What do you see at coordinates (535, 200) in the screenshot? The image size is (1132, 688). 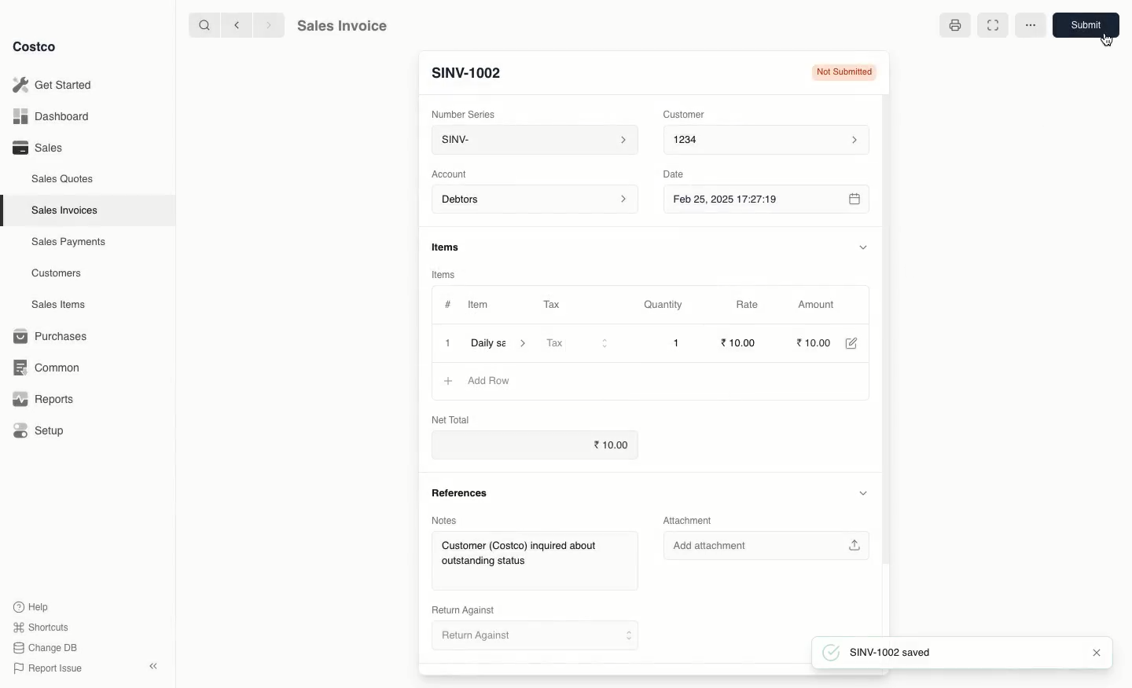 I see `Debtors` at bounding box center [535, 200].